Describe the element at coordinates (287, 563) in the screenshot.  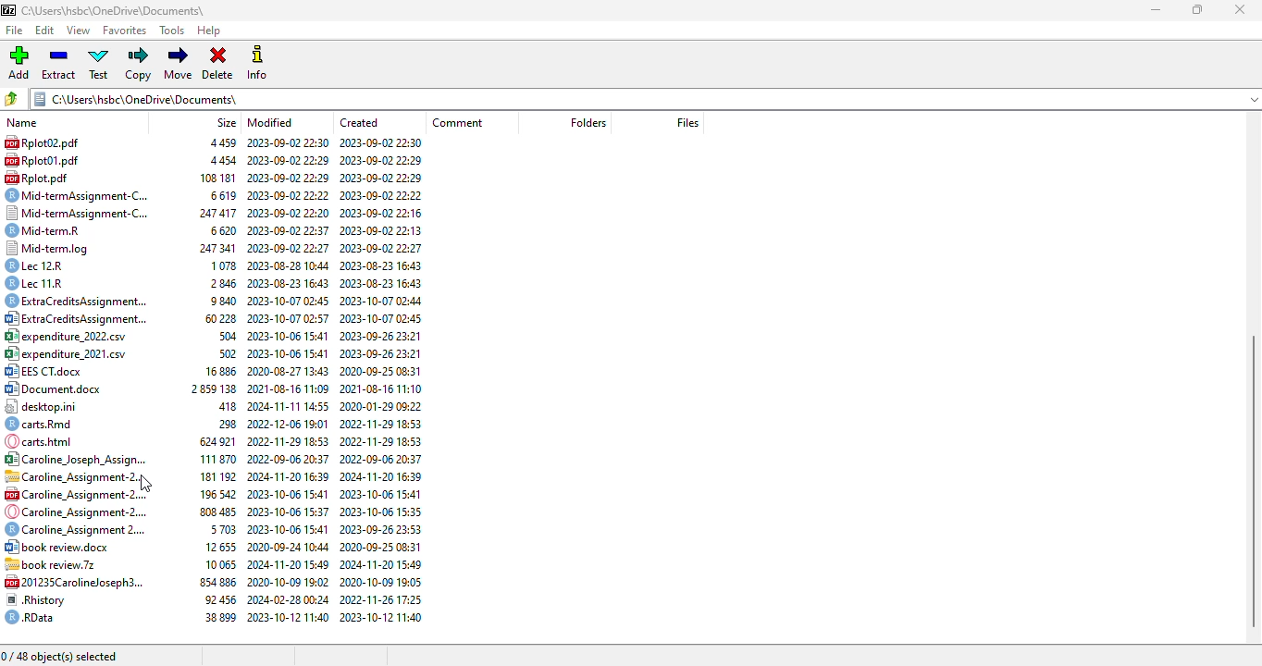
I see `2024-11-20 15:49` at that location.